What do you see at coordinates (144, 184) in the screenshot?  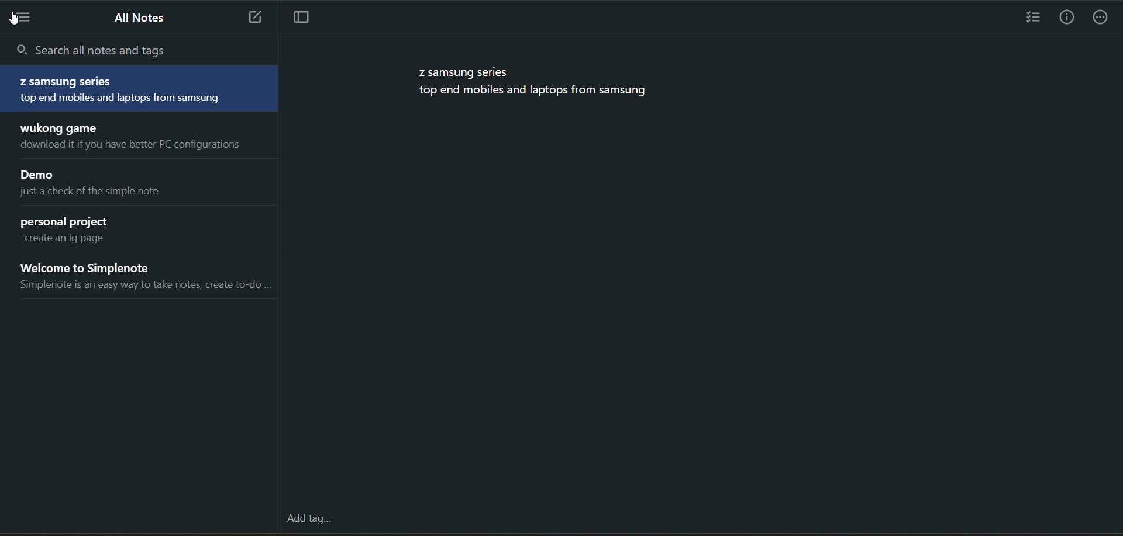 I see `Demo
just a check of the simple note` at bounding box center [144, 184].